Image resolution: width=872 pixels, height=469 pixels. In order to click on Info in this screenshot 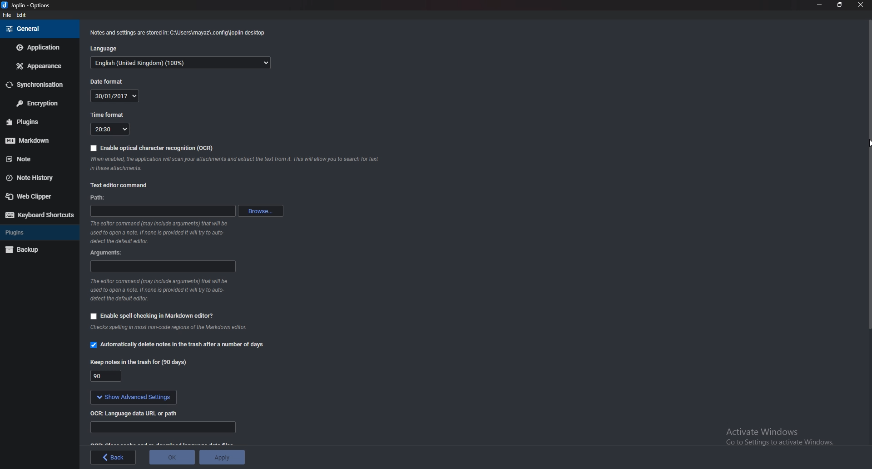, I will do `click(163, 231)`.